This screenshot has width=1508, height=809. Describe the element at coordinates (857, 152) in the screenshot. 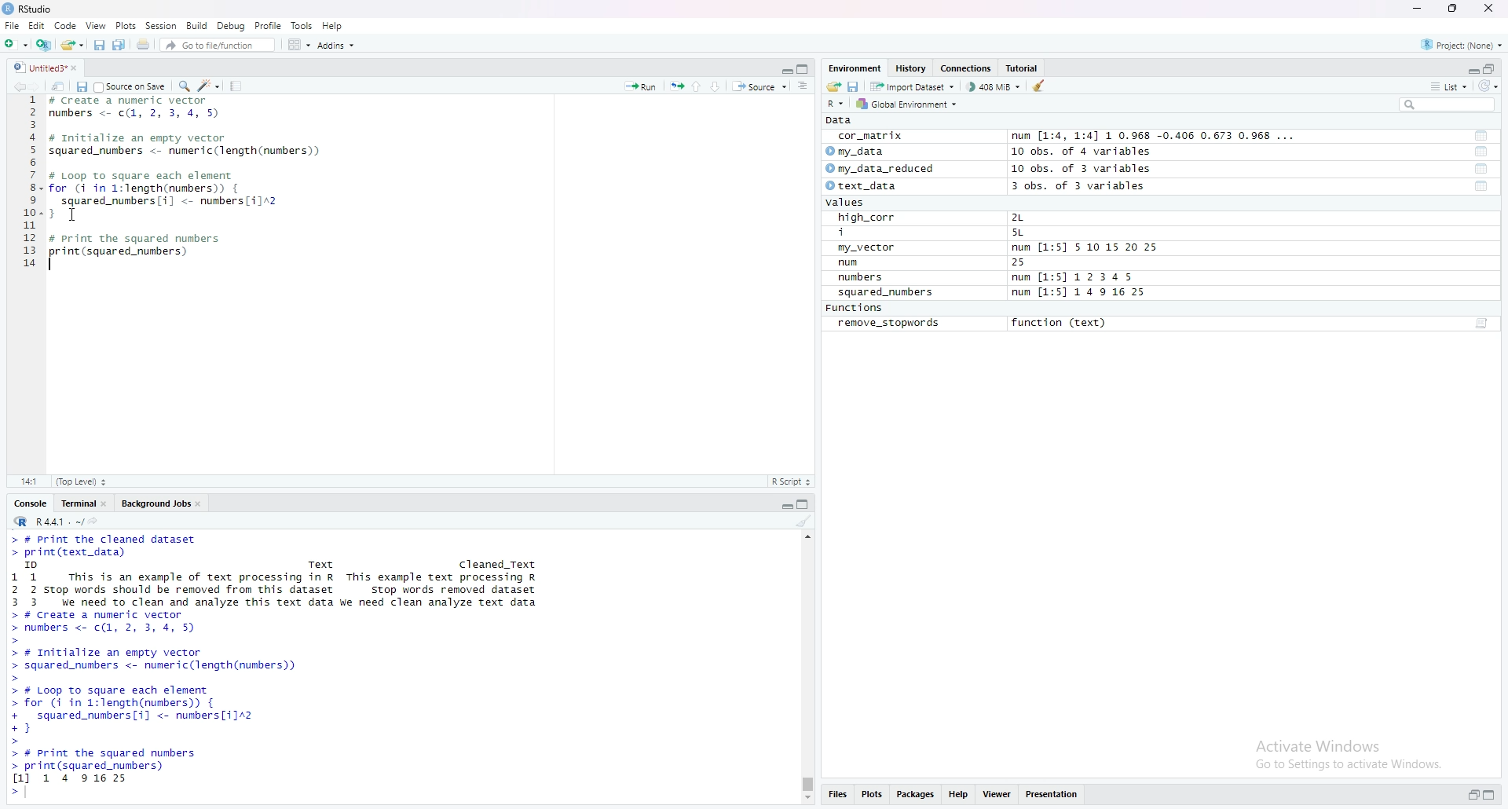

I see `© my_data` at that location.